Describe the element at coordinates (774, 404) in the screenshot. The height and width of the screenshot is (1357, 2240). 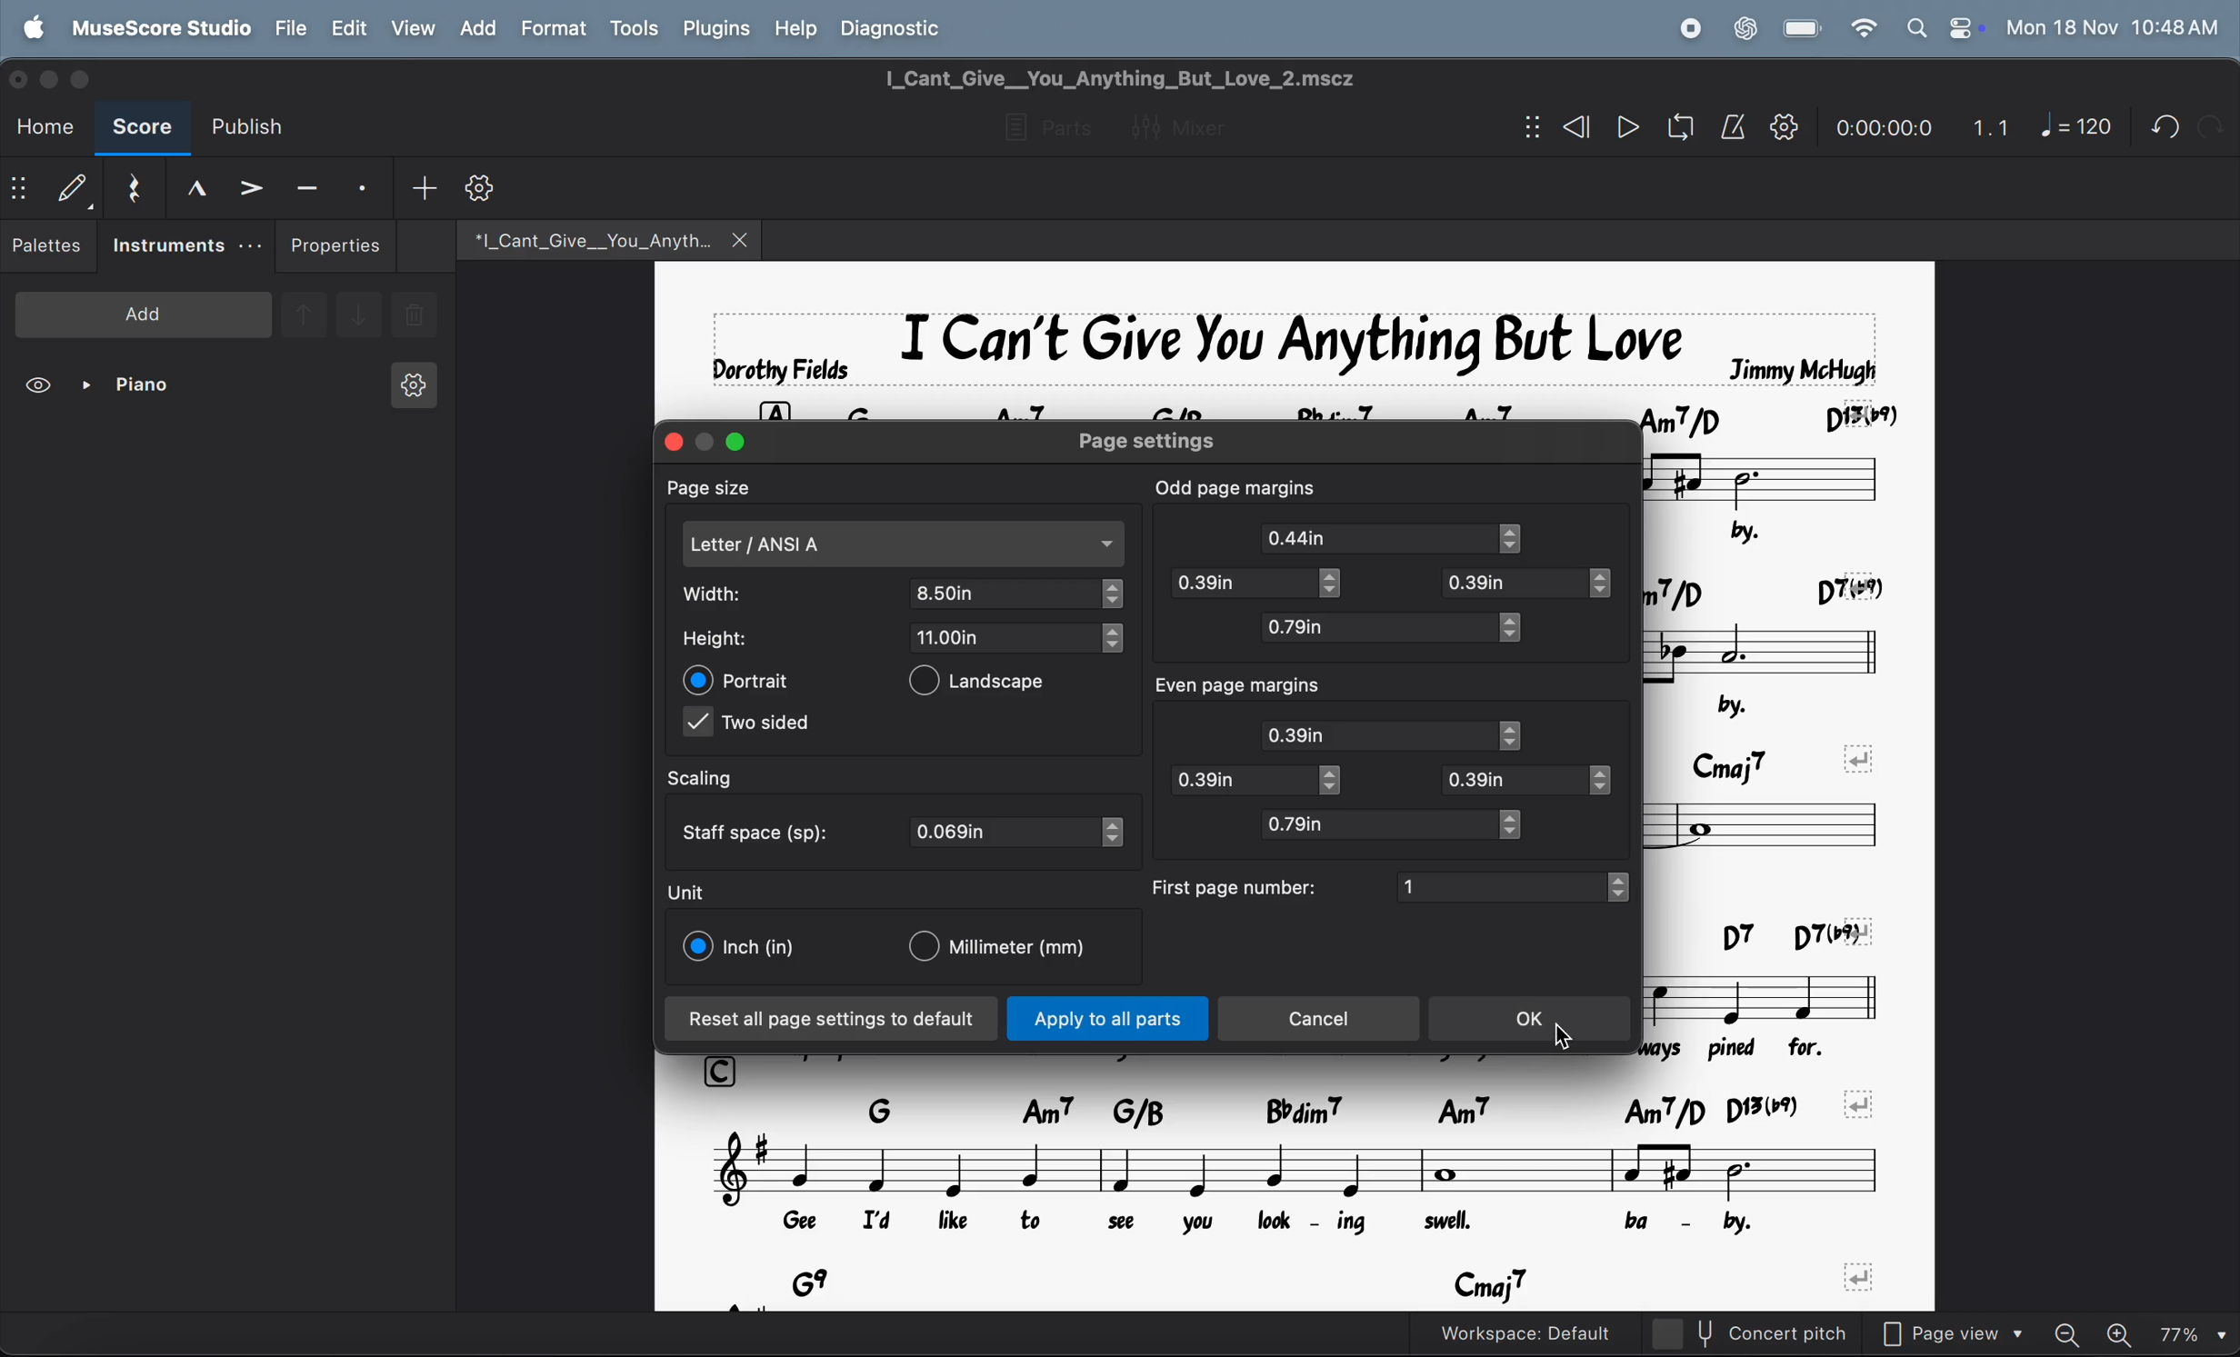
I see `rows` at that location.